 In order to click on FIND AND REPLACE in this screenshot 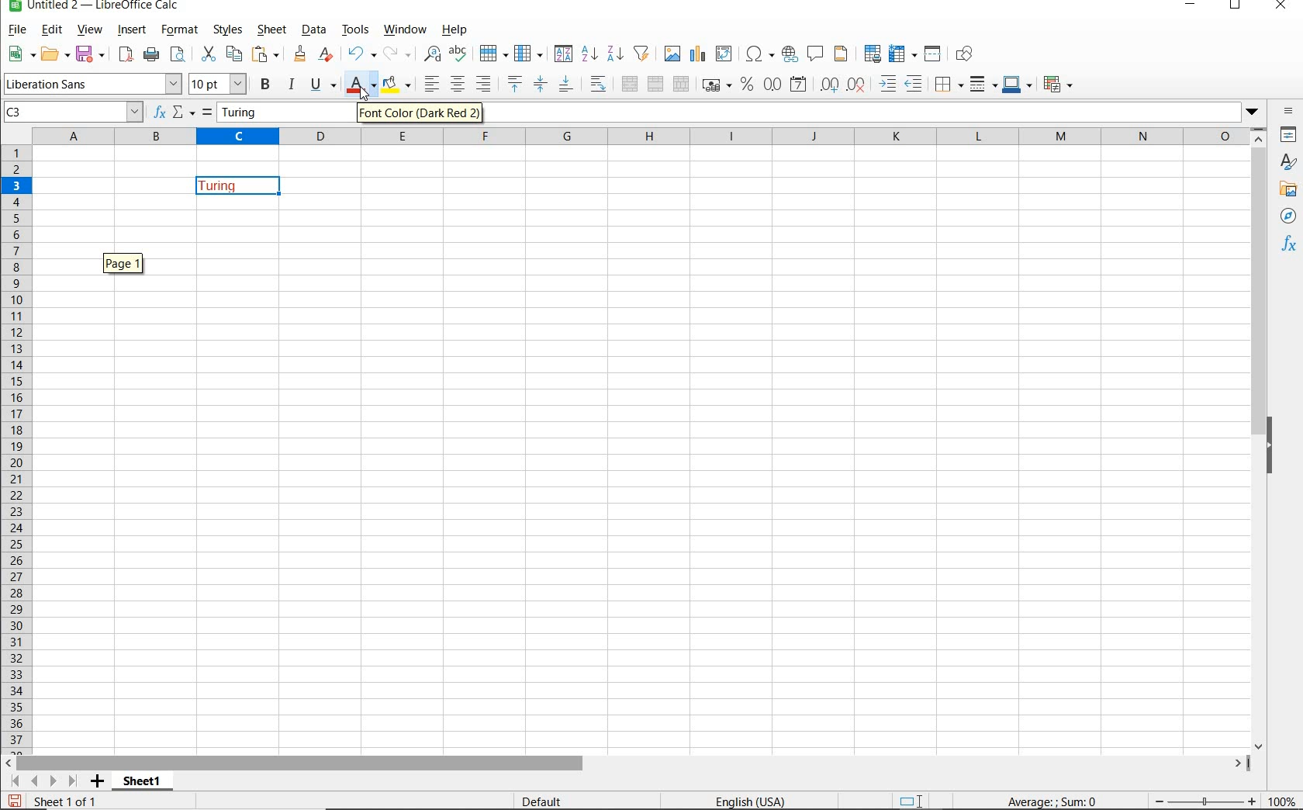, I will do `click(433, 54)`.